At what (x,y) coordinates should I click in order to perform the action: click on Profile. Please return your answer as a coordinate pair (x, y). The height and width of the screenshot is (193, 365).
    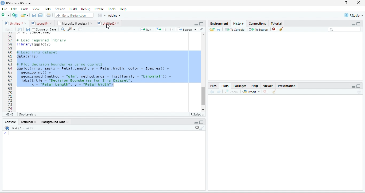
    Looking at the image, I should click on (100, 9).